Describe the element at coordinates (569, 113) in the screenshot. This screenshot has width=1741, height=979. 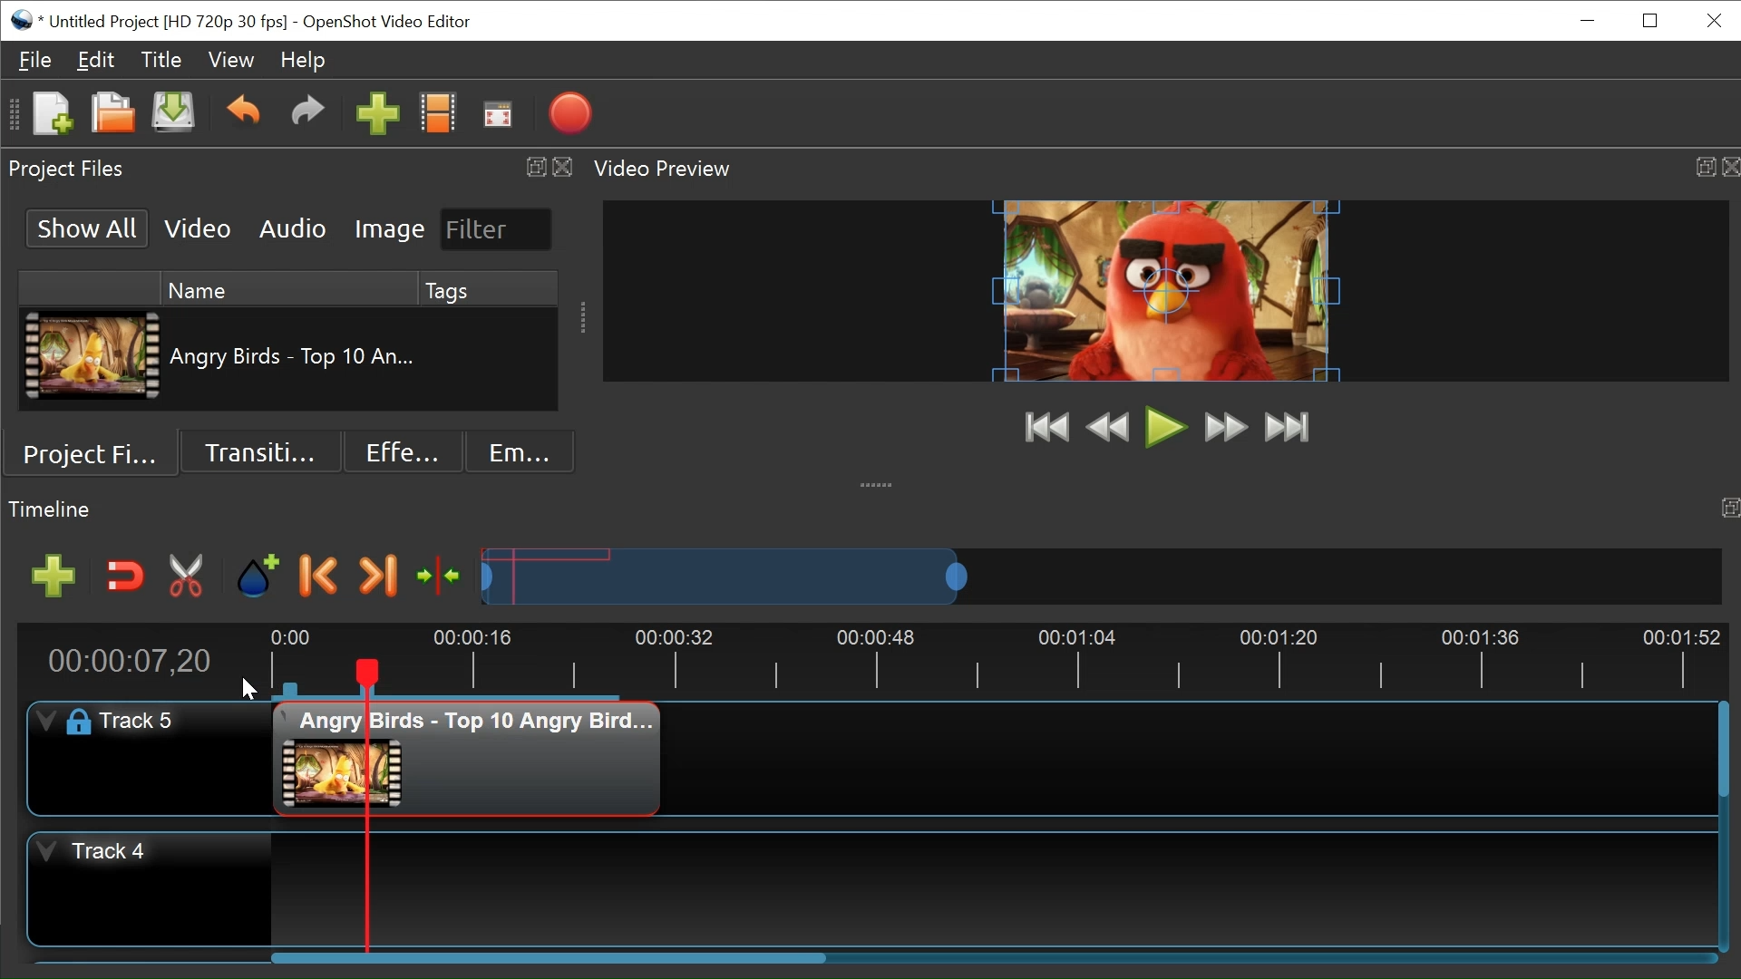
I see `Export Video` at that location.